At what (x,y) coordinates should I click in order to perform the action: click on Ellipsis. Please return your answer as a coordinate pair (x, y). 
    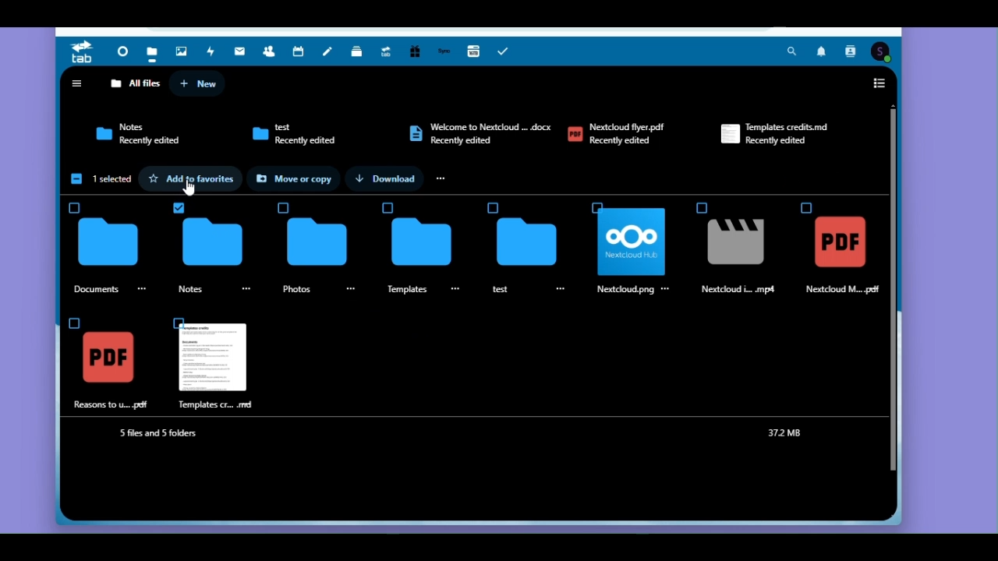
    Looking at the image, I should click on (444, 178).